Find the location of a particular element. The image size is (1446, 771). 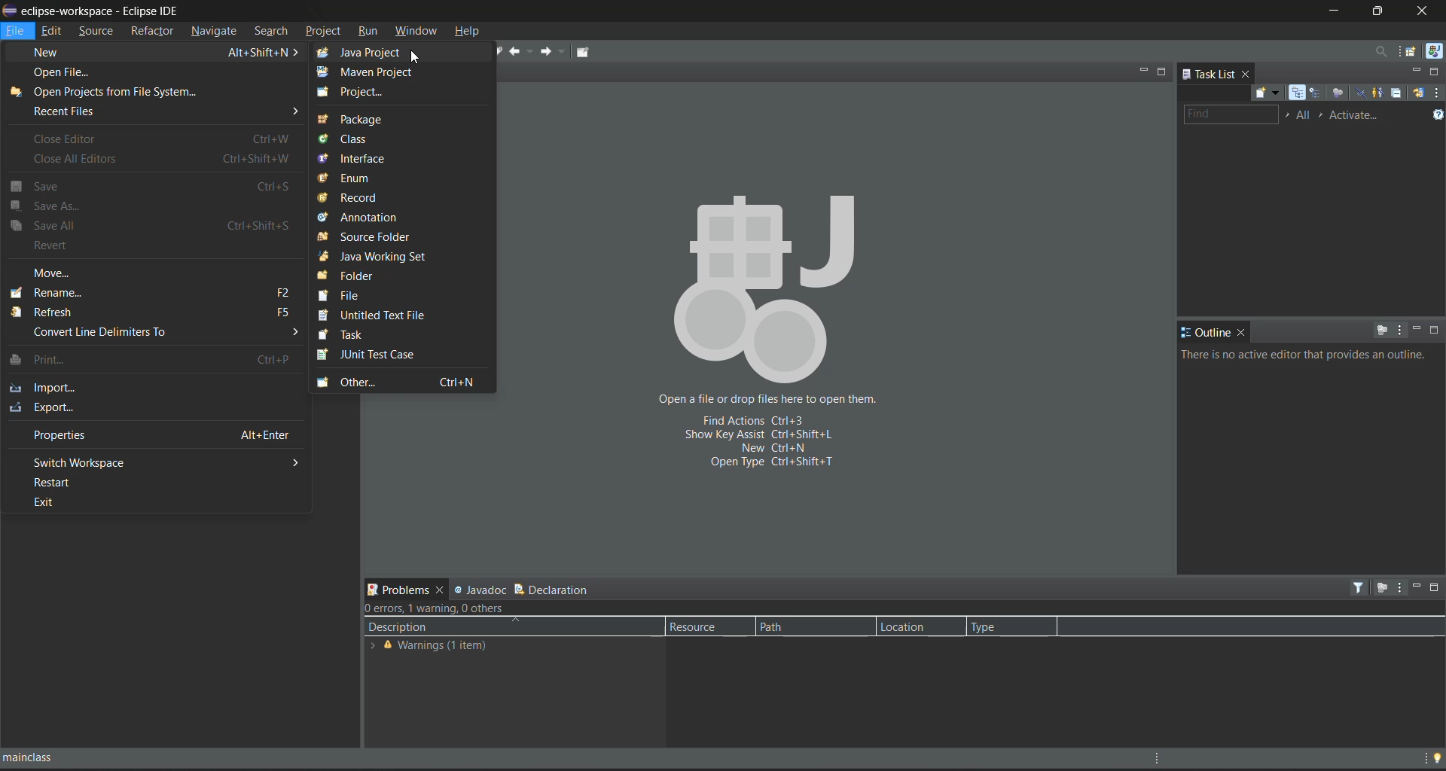

new task is located at coordinates (1264, 93).